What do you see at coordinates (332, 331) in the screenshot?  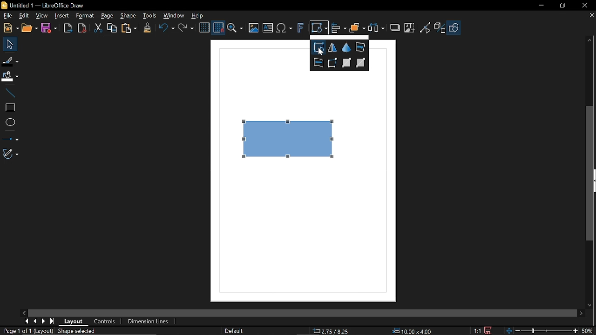 I see `2.75/8.25 (Cursor Position)` at bounding box center [332, 331].